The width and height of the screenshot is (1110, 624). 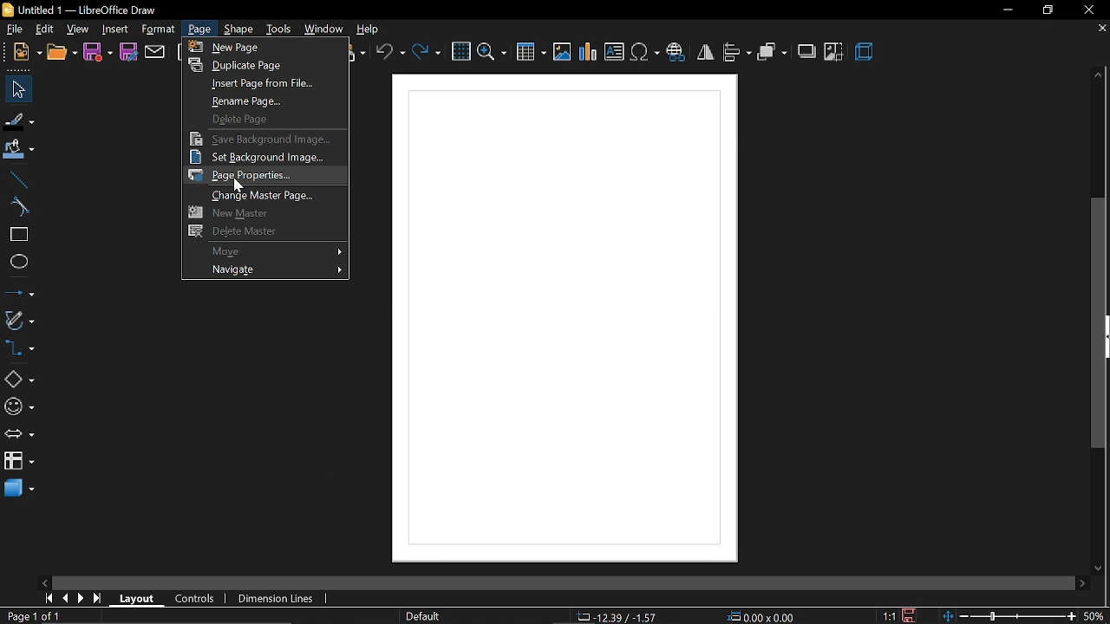 What do you see at coordinates (645, 52) in the screenshot?
I see `insert symbol` at bounding box center [645, 52].